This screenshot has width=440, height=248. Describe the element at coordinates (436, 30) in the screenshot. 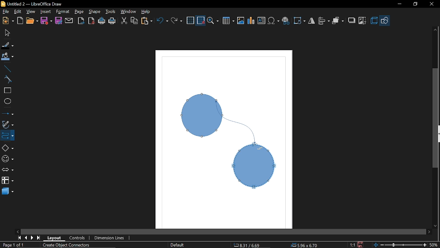

I see `Move up` at that location.